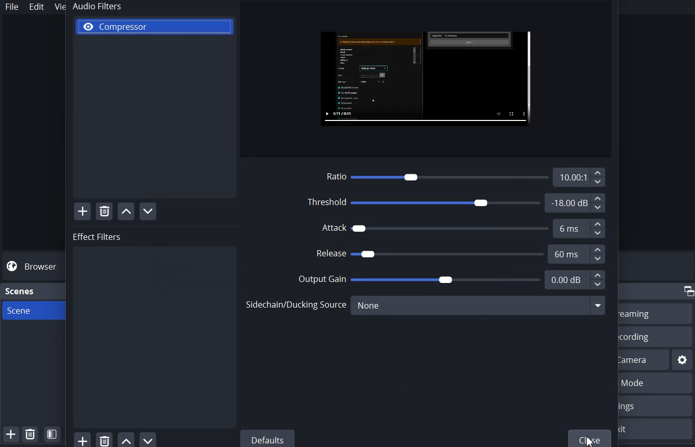 The image size is (695, 447). I want to click on Audio Filters, so click(152, 8).